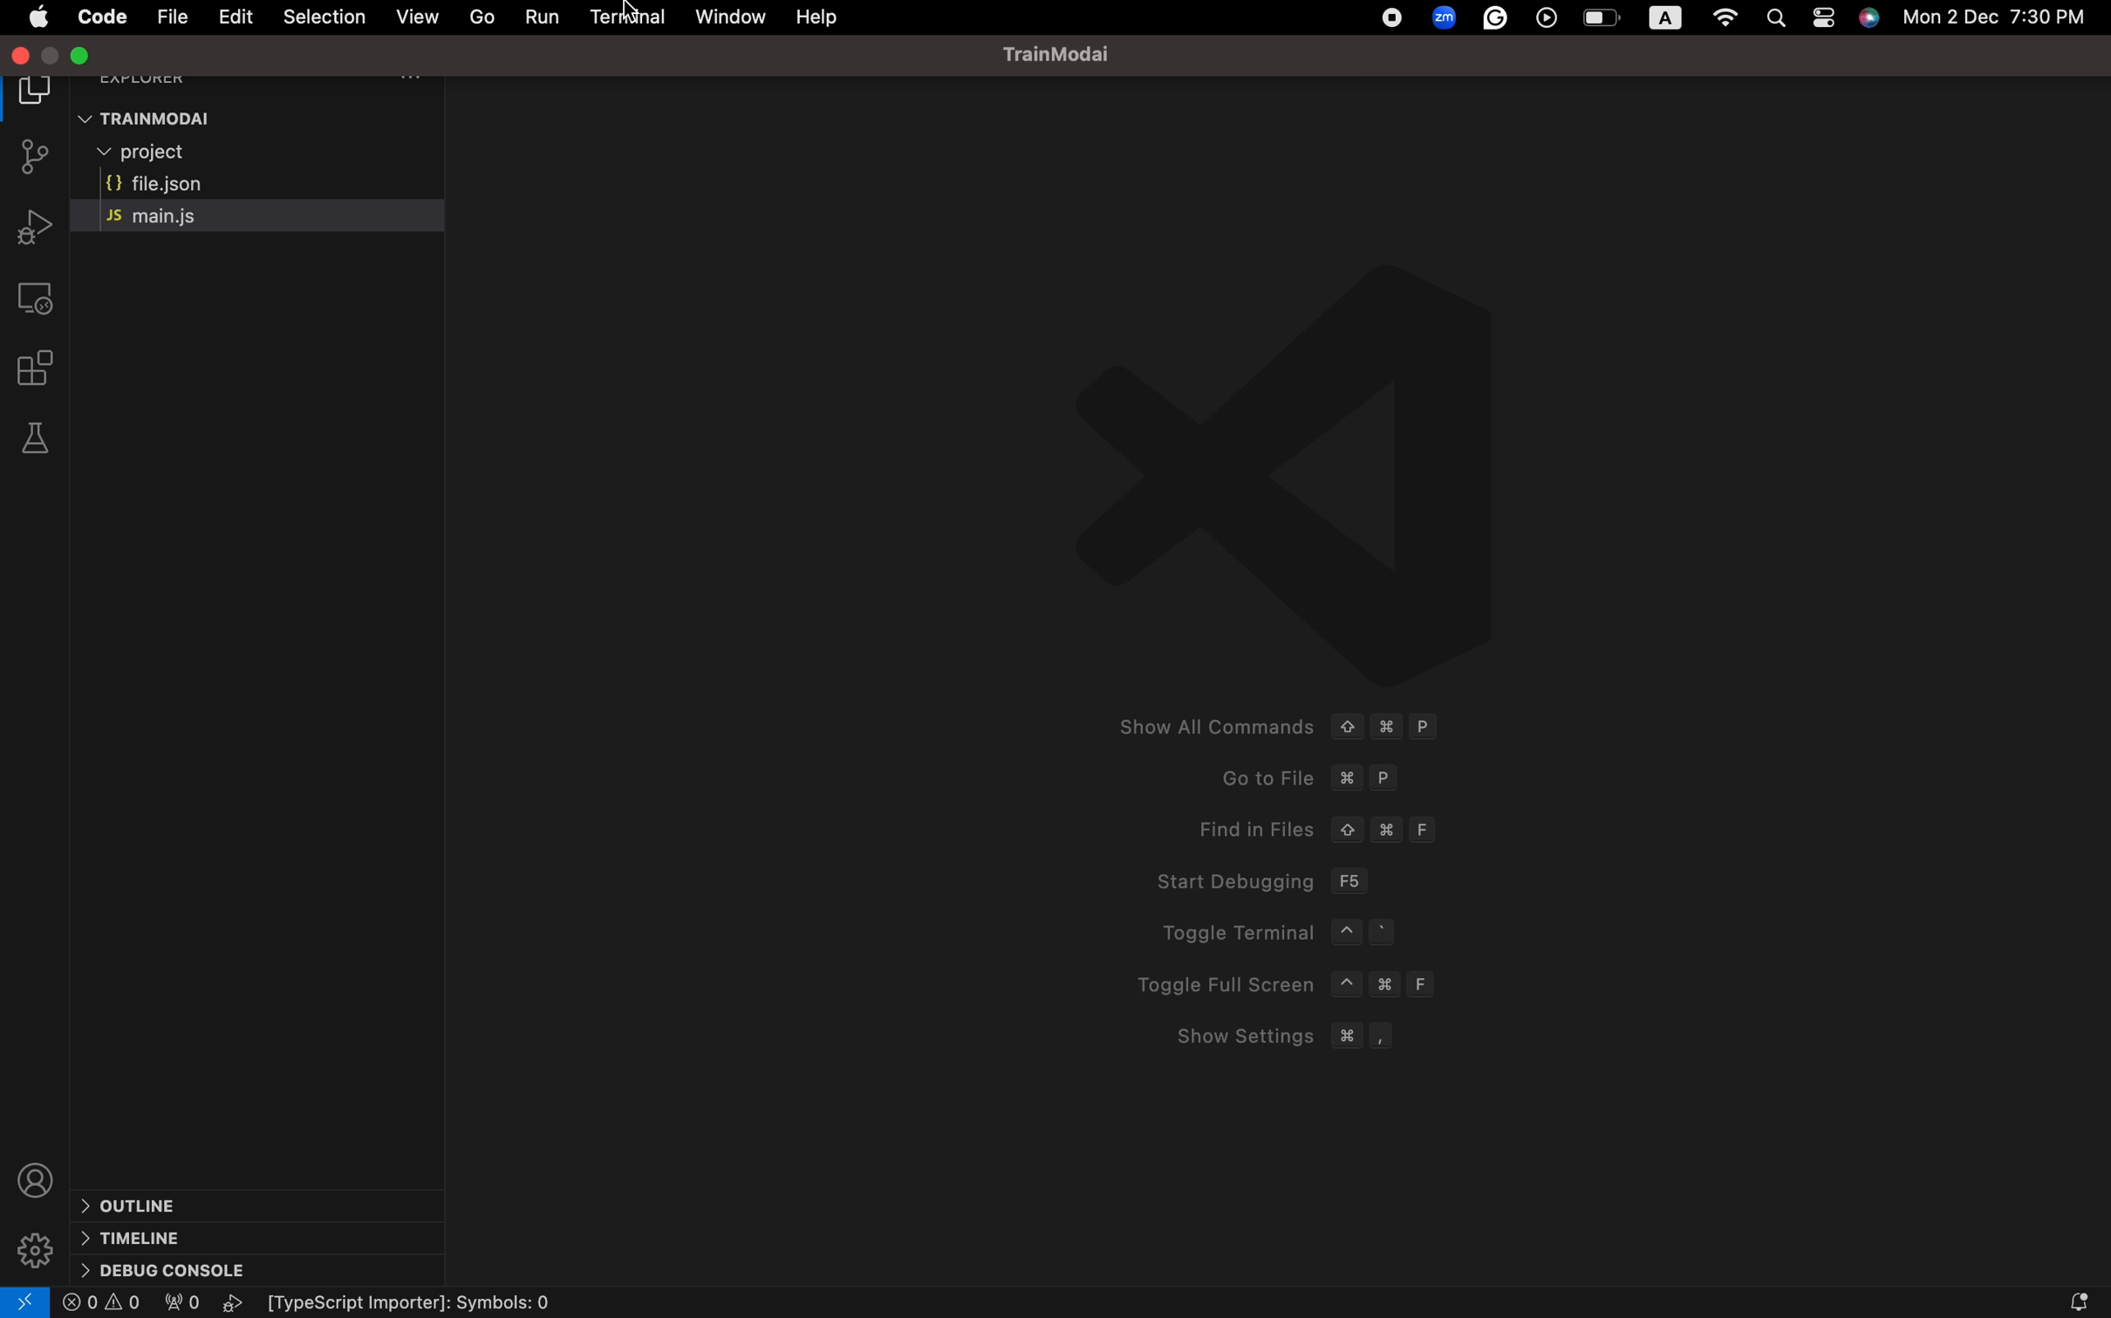 The width and height of the screenshot is (2111, 1318). Describe the element at coordinates (1781, 16) in the screenshot. I see `Search` at that location.